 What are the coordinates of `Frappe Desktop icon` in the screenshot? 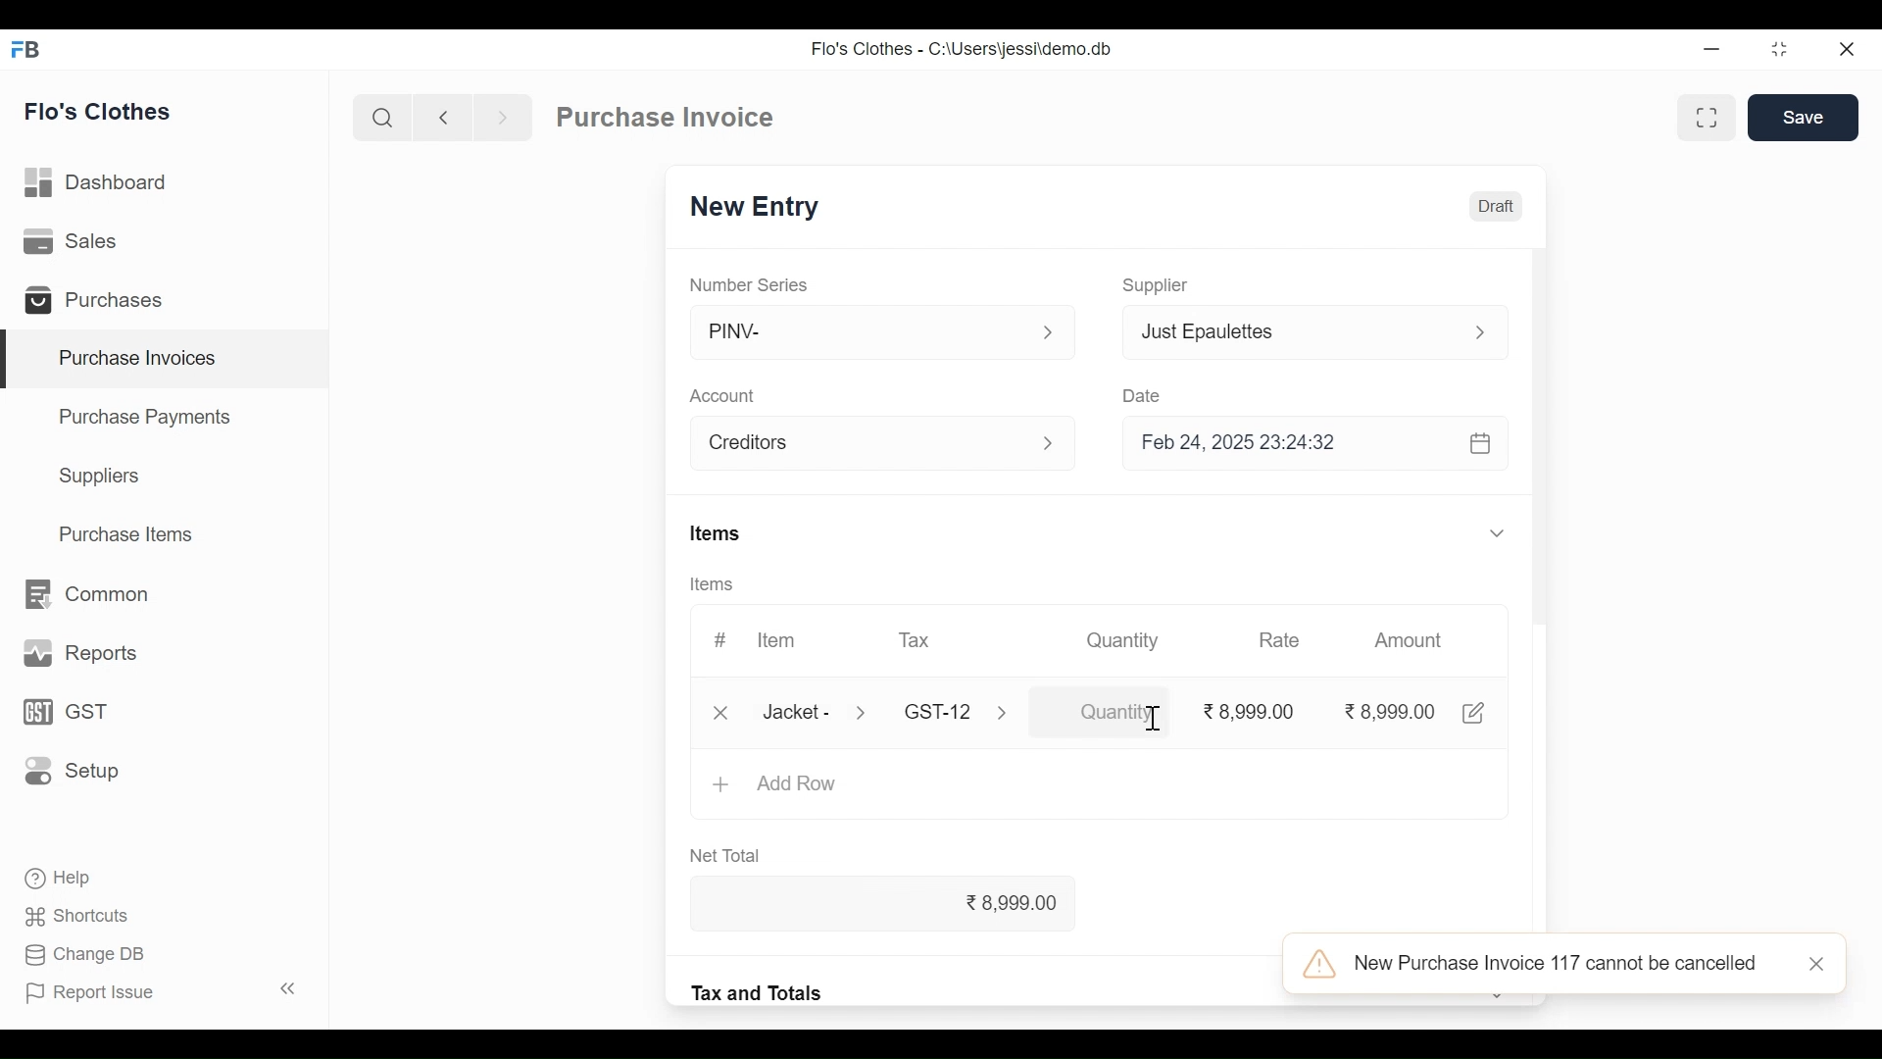 It's located at (30, 51).